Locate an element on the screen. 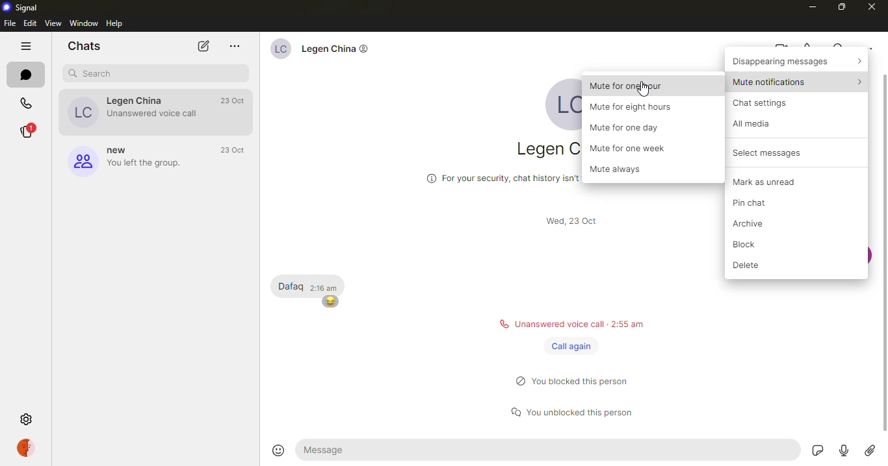 The image size is (888, 466). select messages is located at coordinates (774, 153).